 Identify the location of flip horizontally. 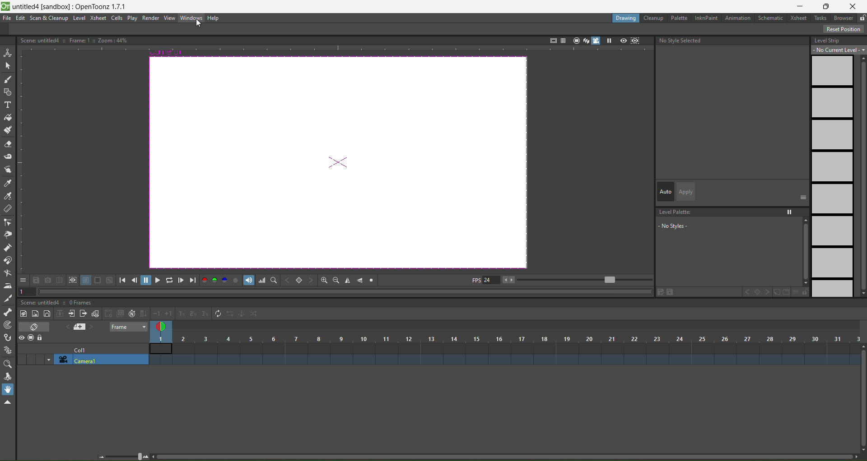
(348, 281).